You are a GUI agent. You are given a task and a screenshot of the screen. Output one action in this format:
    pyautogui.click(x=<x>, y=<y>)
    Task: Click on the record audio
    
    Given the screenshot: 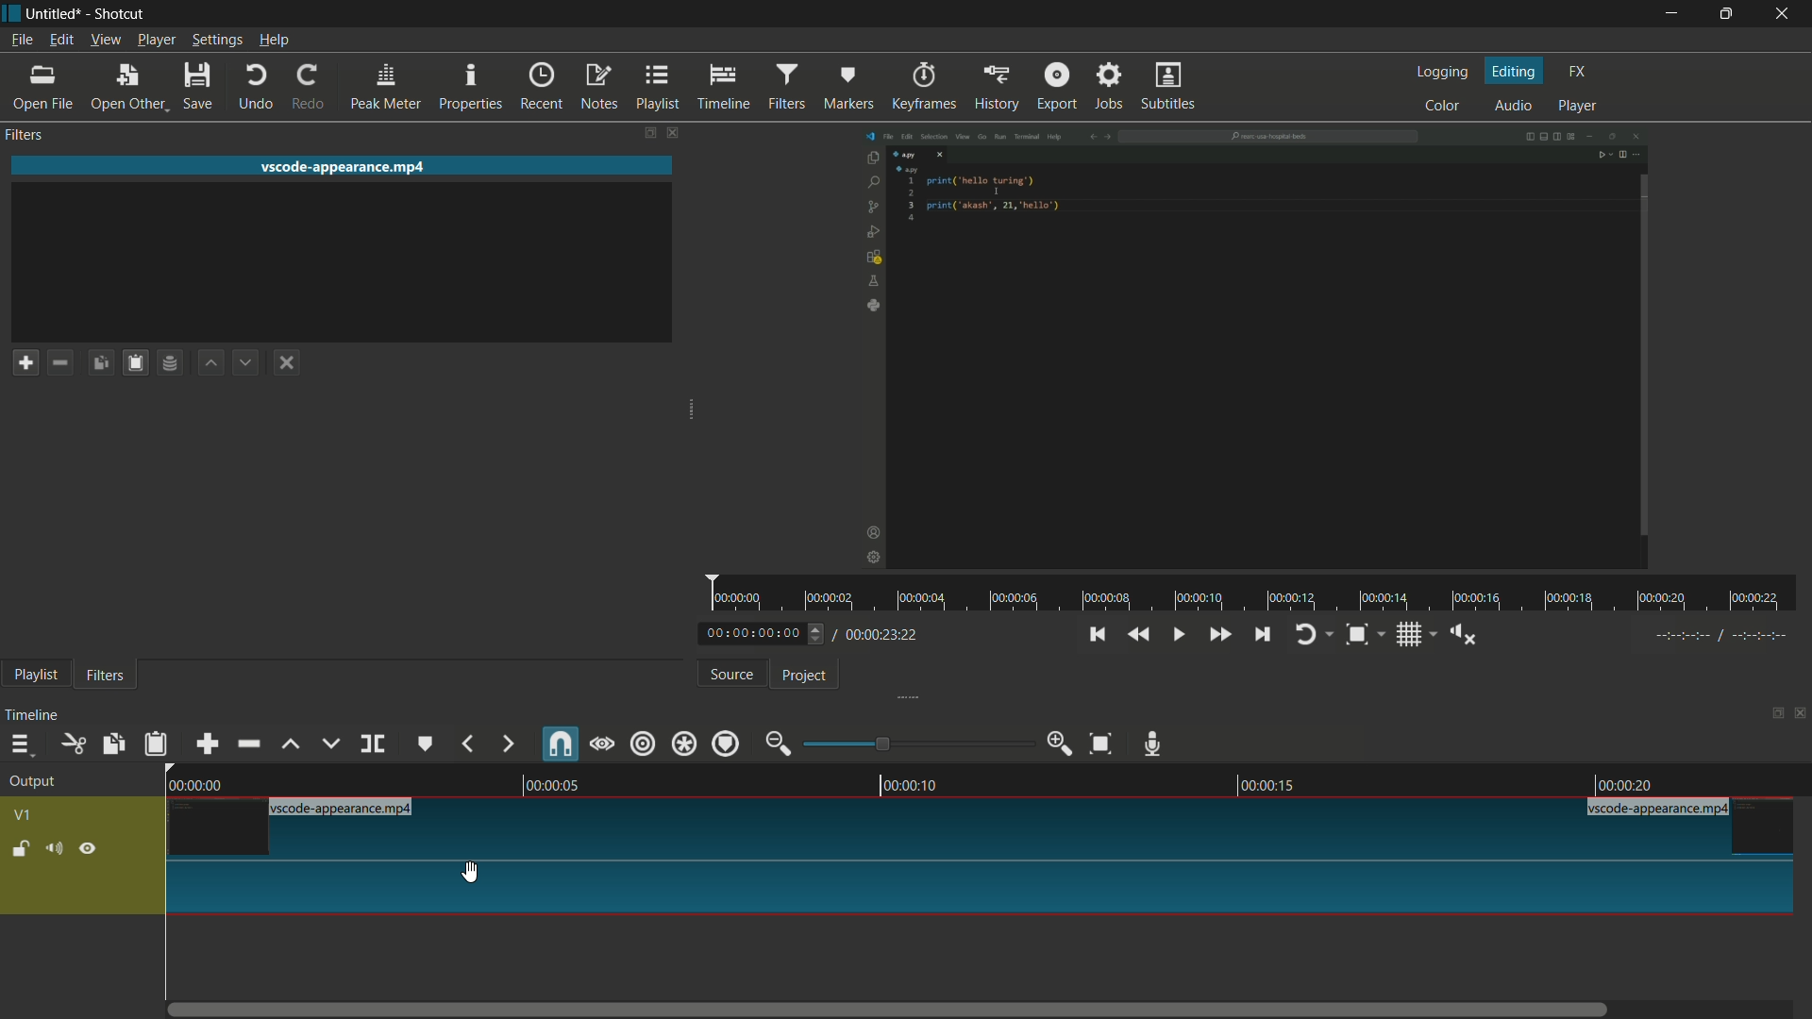 What is the action you would take?
    pyautogui.click(x=1154, y=742)
    